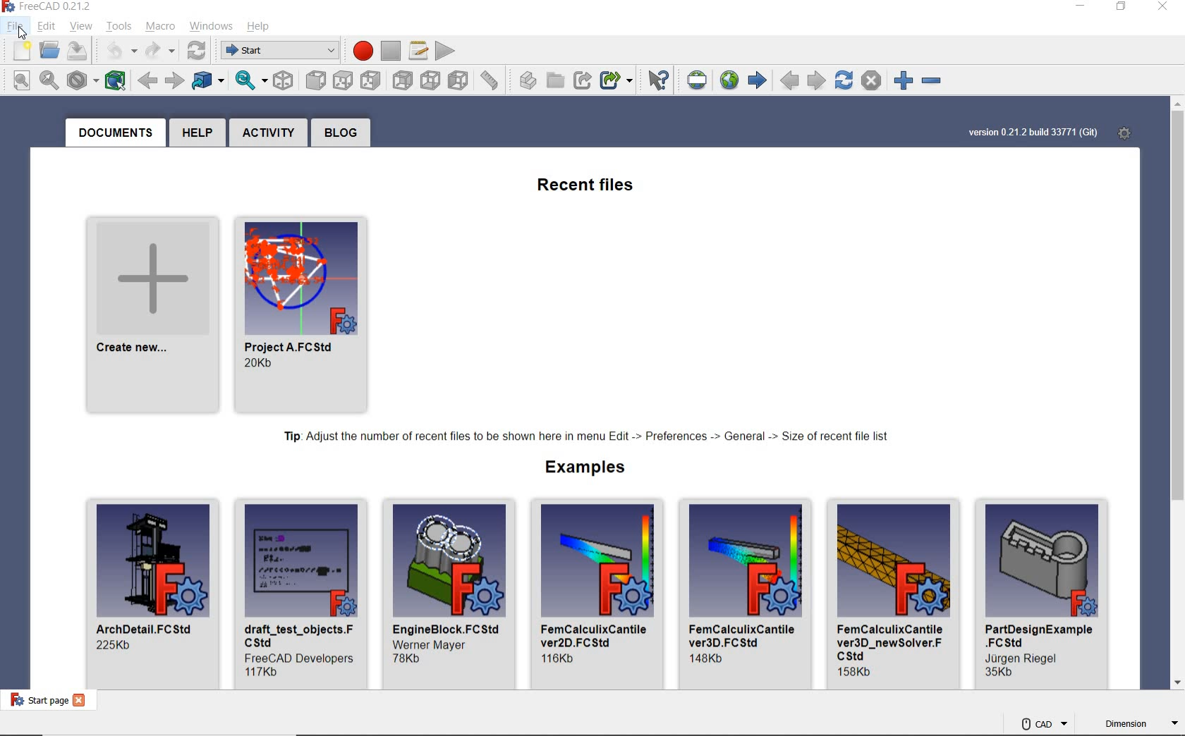 This screenshot has width=1185, height=736. What do you see at coordinates (302, 560) in the screenshot?
I see `image` at bounding box center [302, 560].